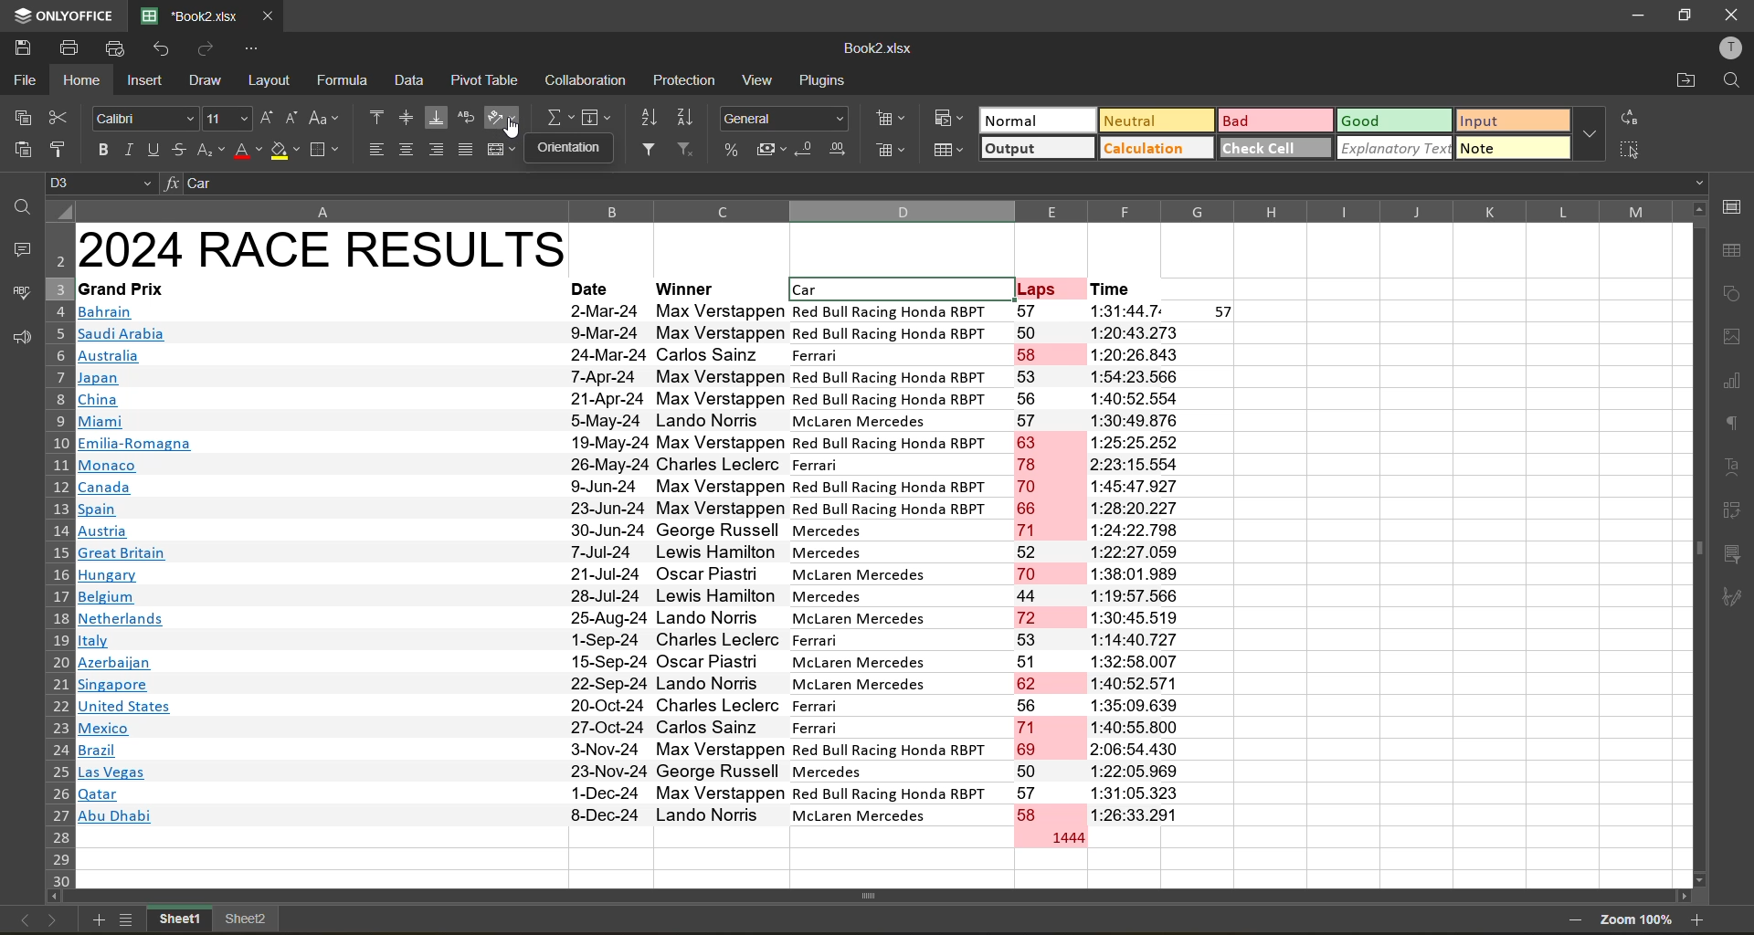 This screenshot has height=935, width=1754. What do you see at coordinates (1699, 919) in the screenshot?
I see `zoom in` at bounding box center [1699, 919].